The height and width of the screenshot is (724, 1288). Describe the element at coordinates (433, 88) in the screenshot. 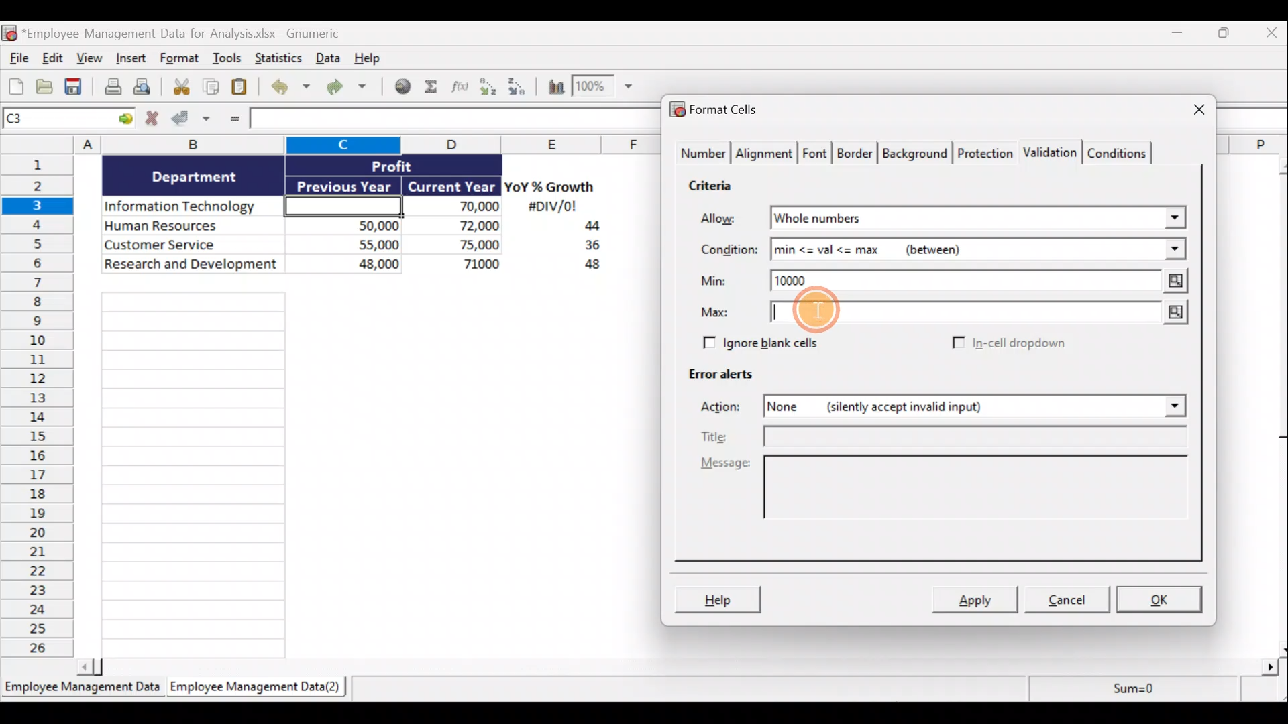

I see `Sum into the current cell` at that location.